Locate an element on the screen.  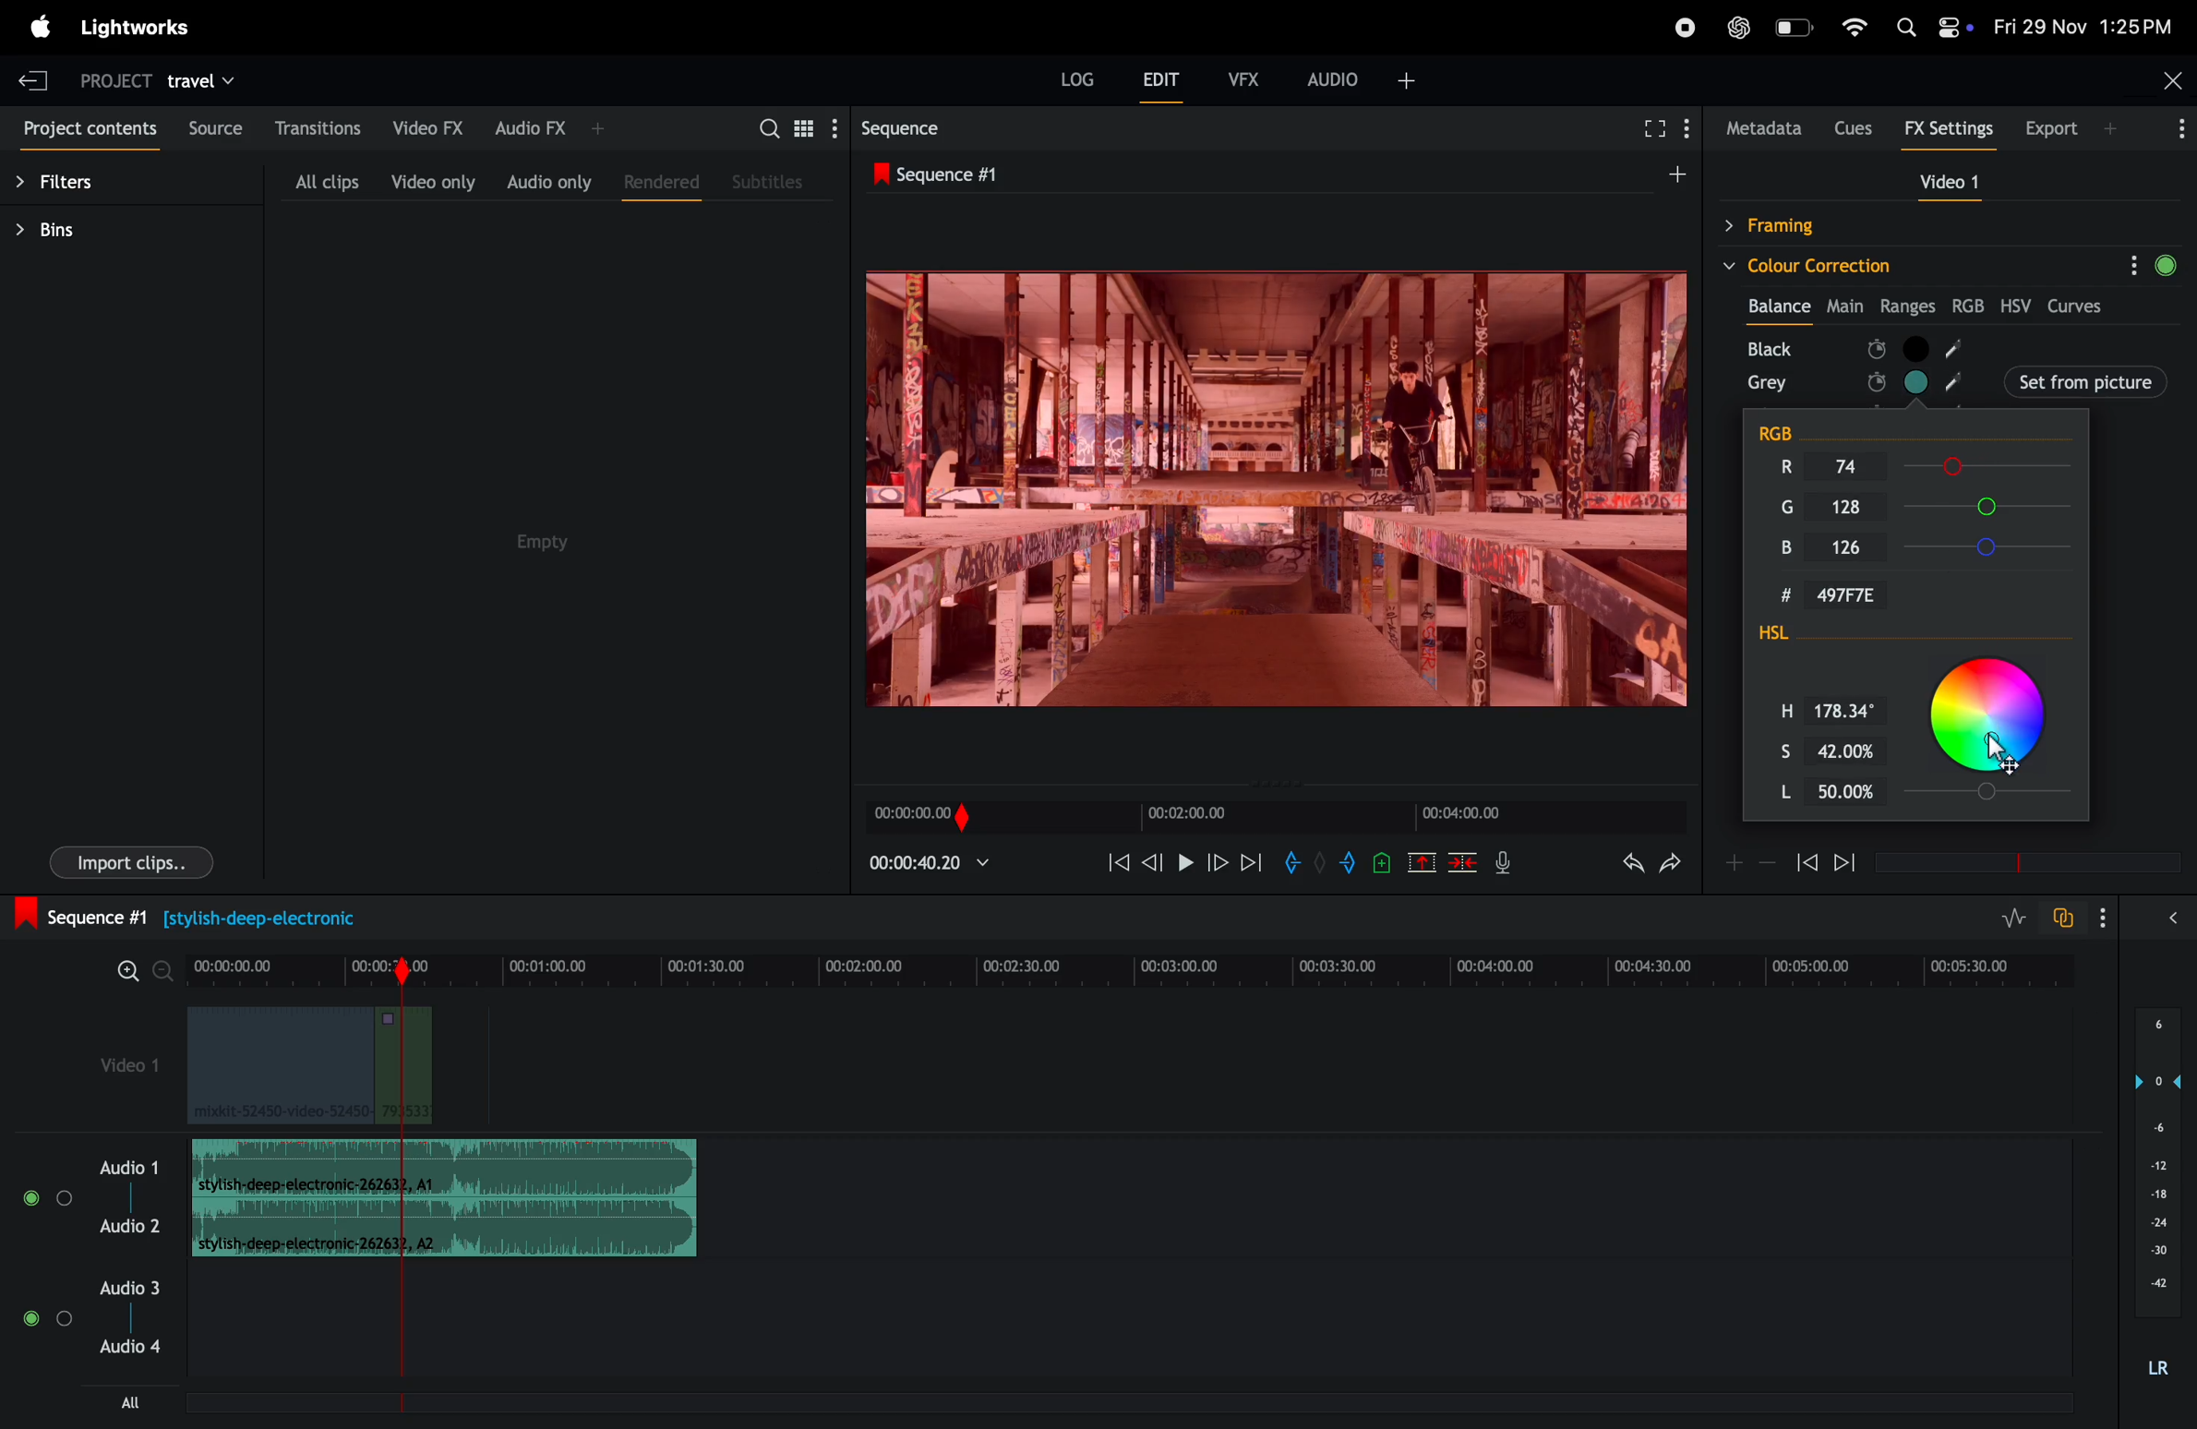
#  is located at coordinates (1765, 598).